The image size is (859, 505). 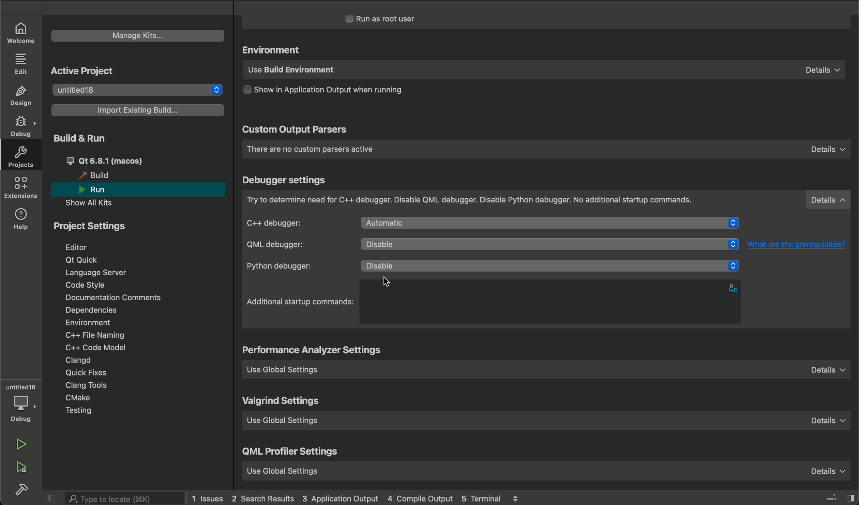 What do you see at coordinates (21, 32) in the screenshot?
I see `WELCOME` at bounding box center [21, 32].